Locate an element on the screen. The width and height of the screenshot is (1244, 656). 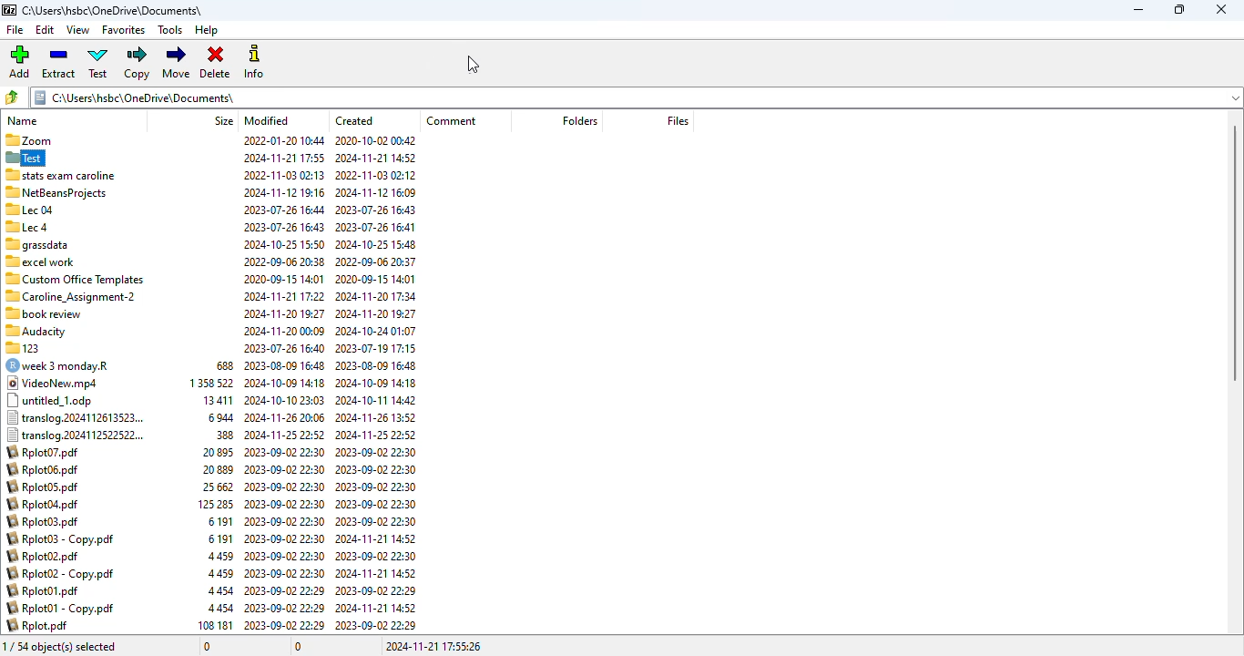
2023-09-02 22:30 is located at coordinates (377, 469).